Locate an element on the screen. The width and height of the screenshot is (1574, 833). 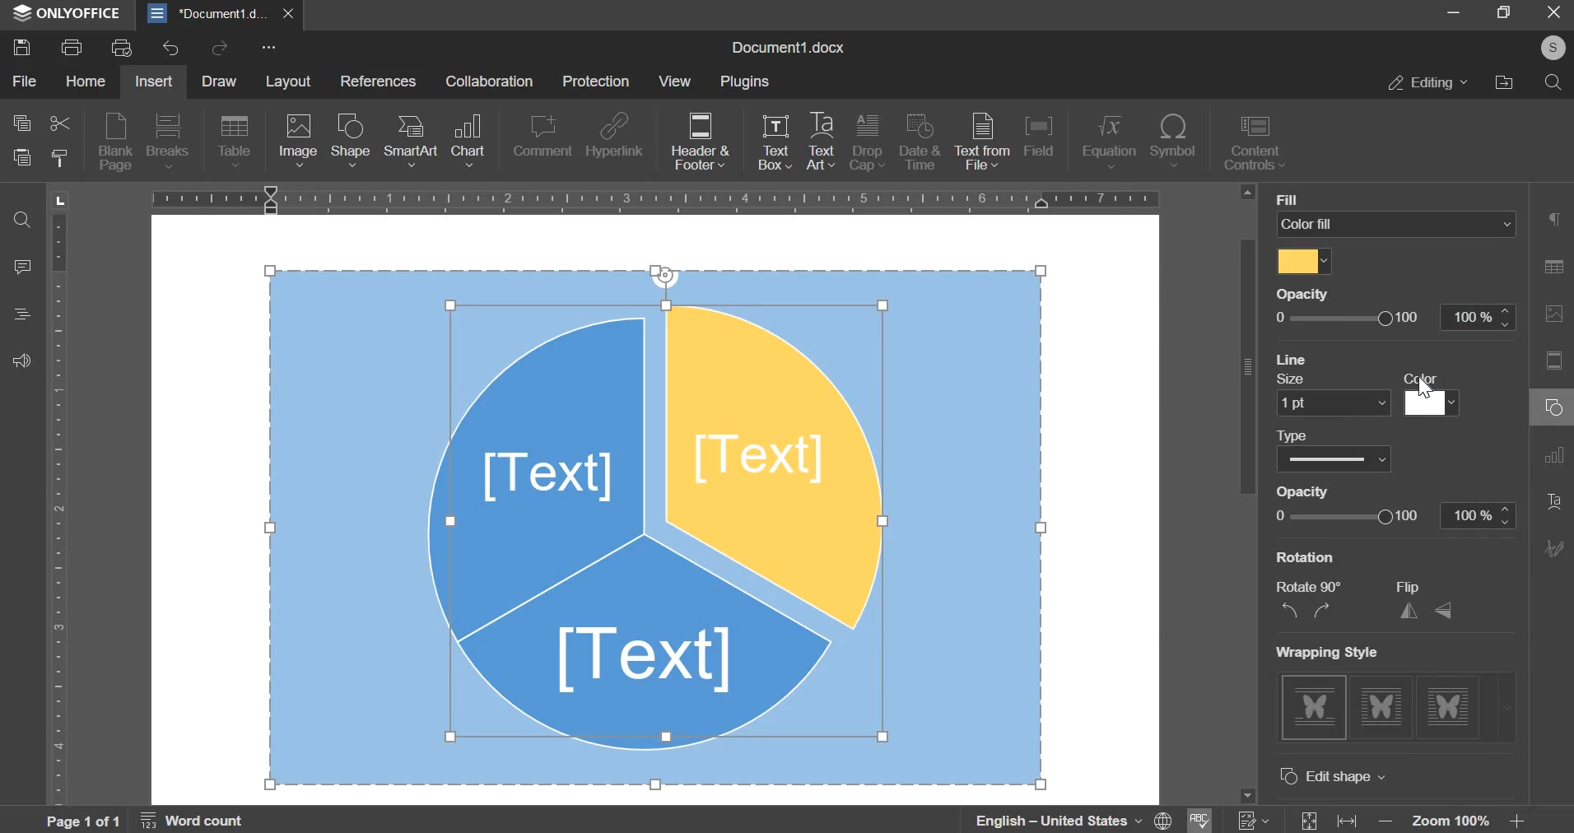
copy is located at coordinates (22, 126).